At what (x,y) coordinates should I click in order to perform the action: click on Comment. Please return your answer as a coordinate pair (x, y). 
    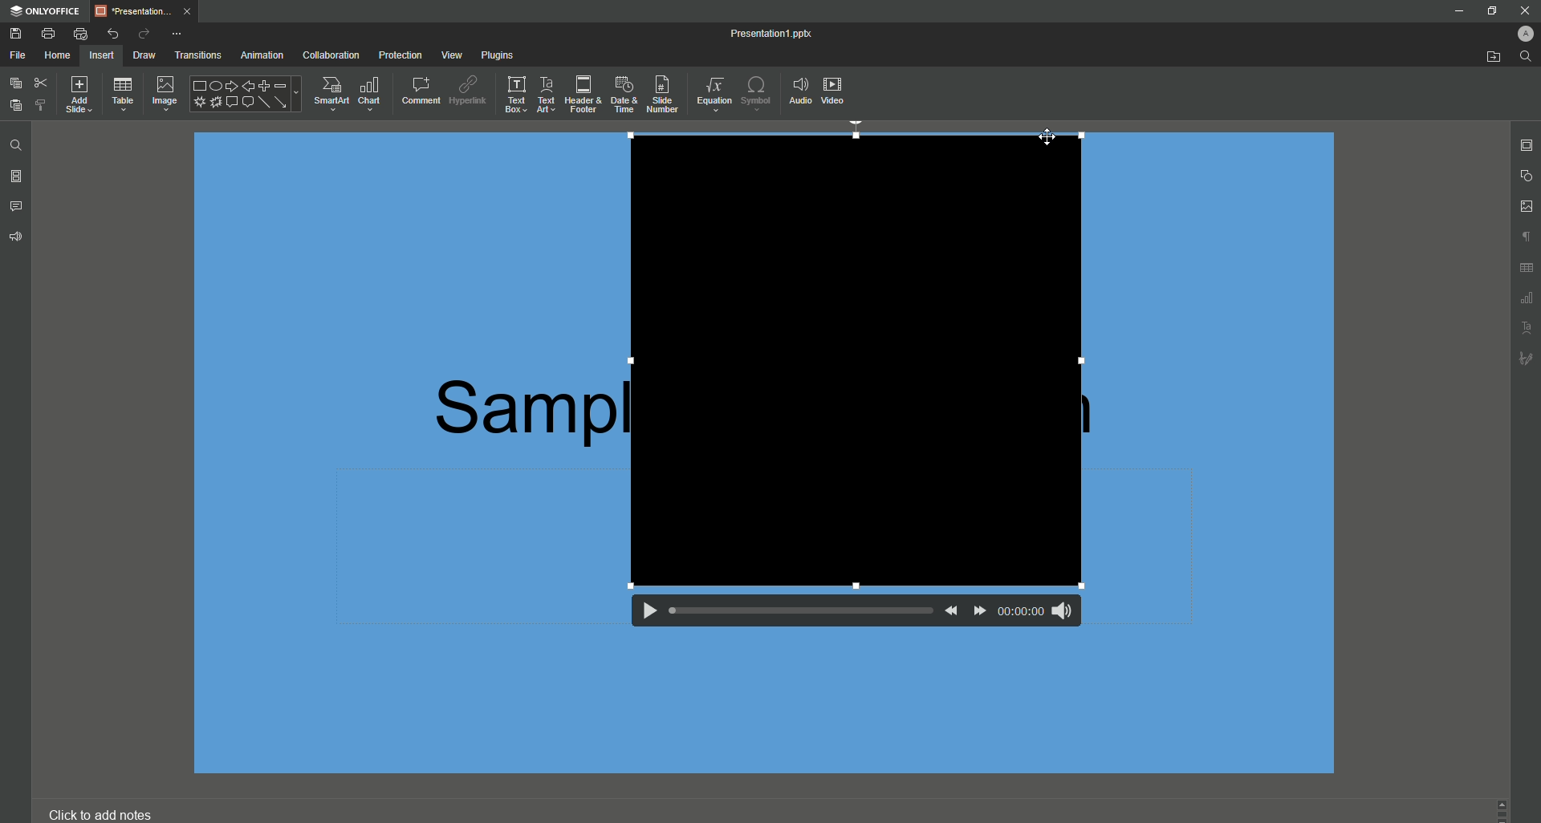
    Looking at the image, I should click on (421, 91).